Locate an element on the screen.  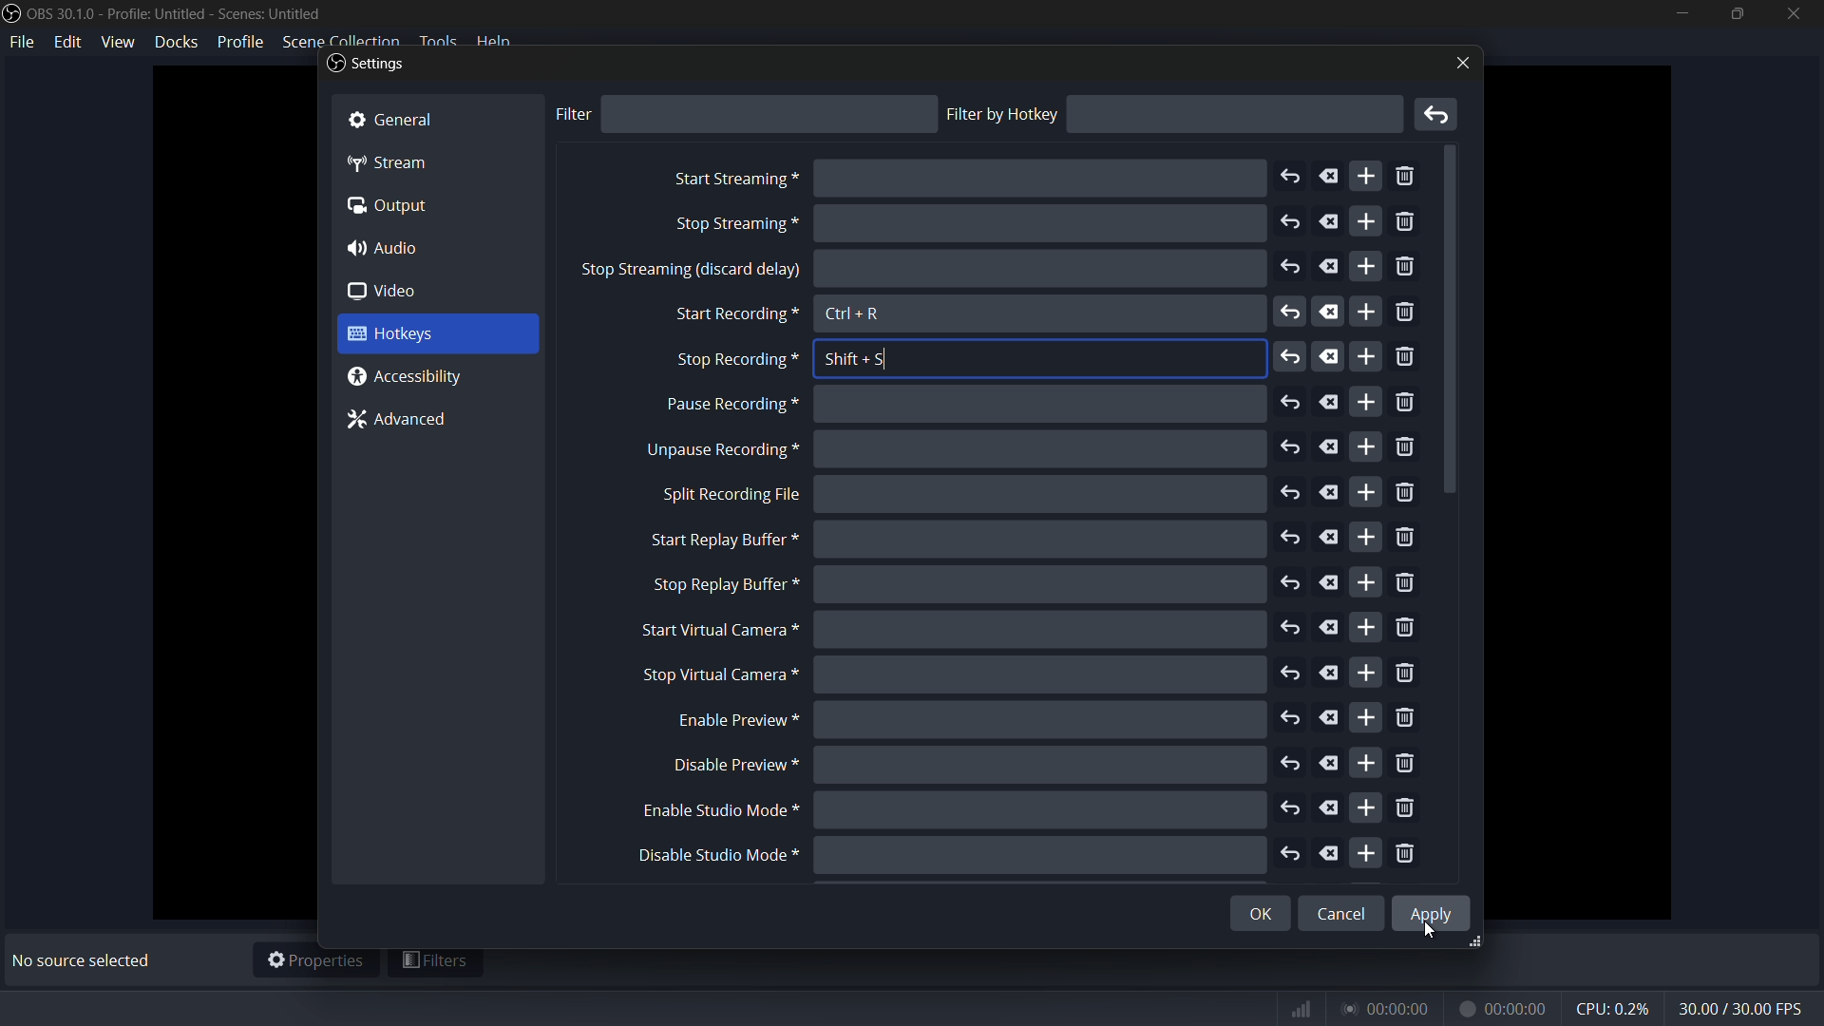
delete is located at coordinates (1330, 446).